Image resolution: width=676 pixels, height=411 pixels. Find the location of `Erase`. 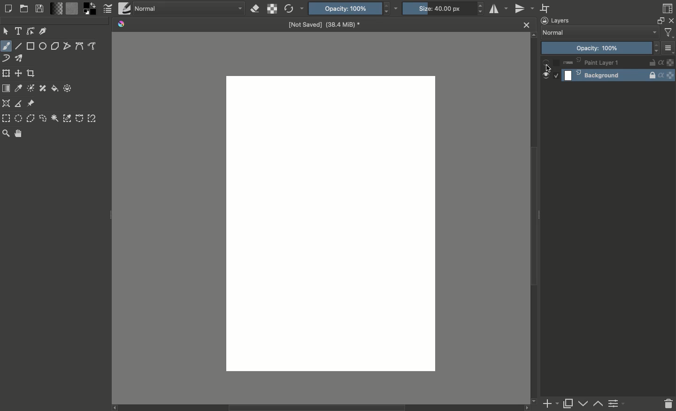

Erase is located at coordinates (256, 8).